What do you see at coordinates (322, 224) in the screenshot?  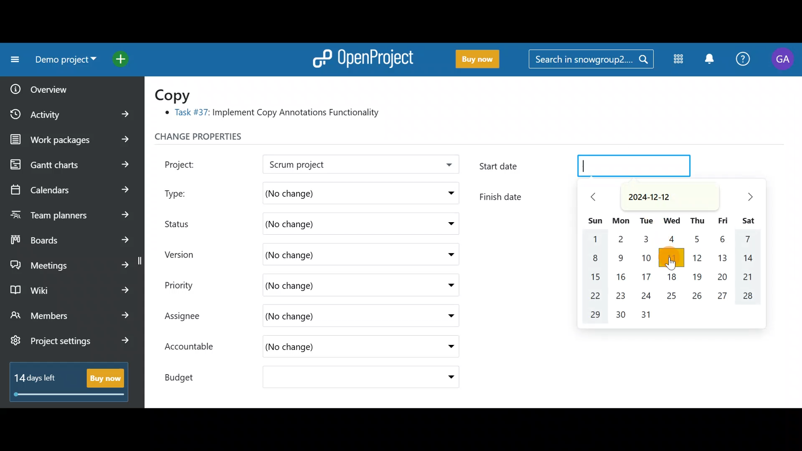 I see `(No change)` at bounding box center [322, 224].